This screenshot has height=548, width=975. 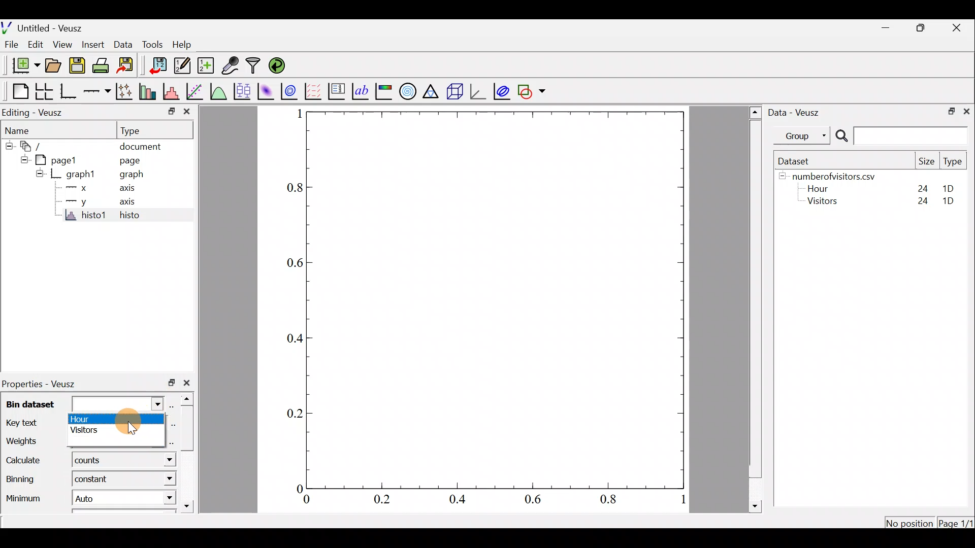 I want to click on 0.4, so click(x=461, y=500).